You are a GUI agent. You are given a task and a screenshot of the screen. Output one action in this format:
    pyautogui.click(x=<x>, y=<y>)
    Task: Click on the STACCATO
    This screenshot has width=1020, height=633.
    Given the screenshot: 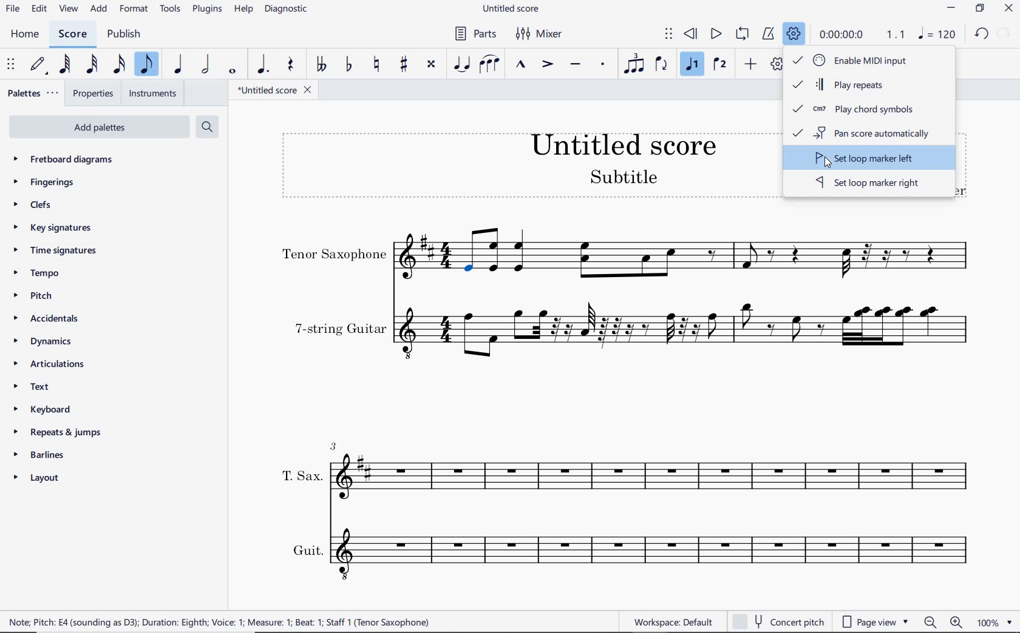 What is the action you would take?
    pyautogui.click(x=602, y=64)
    